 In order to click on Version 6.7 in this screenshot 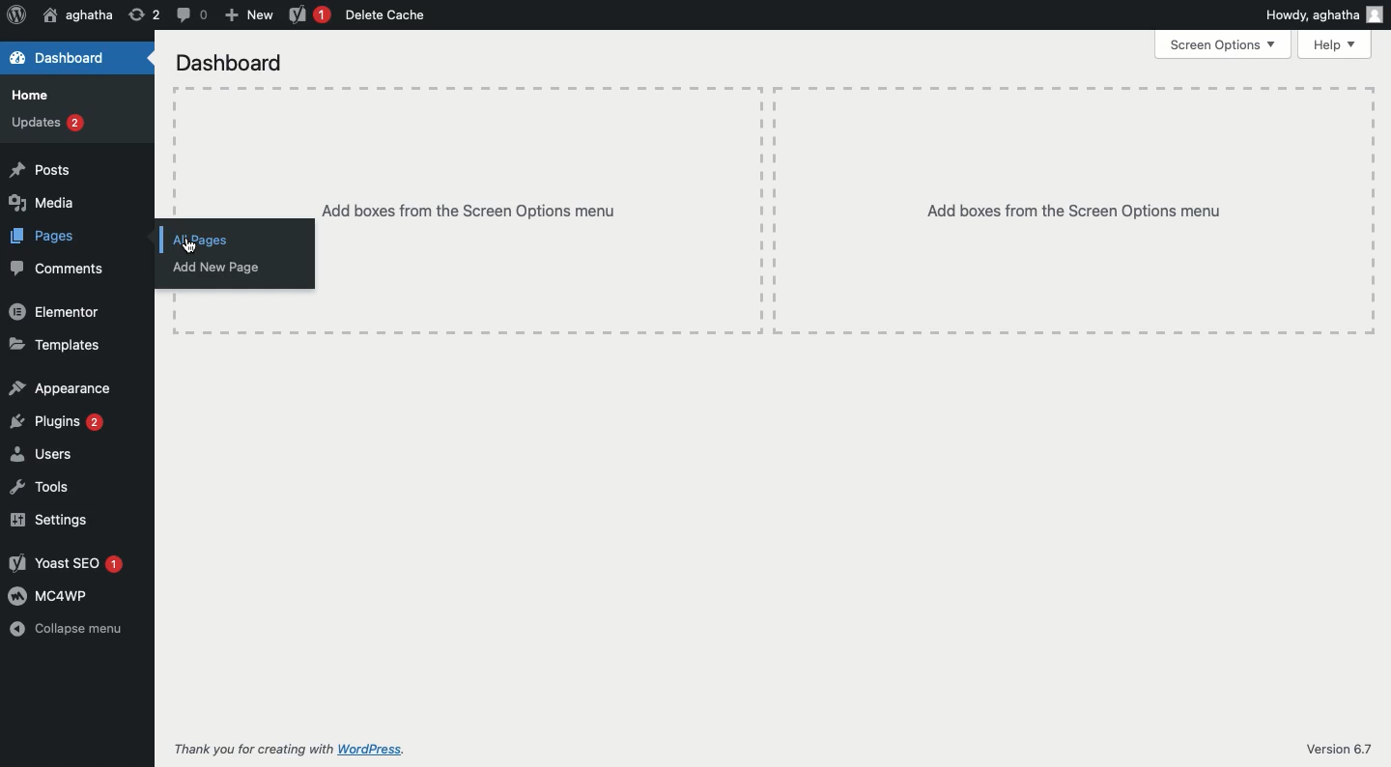, I will do `click(1340, 750)`.